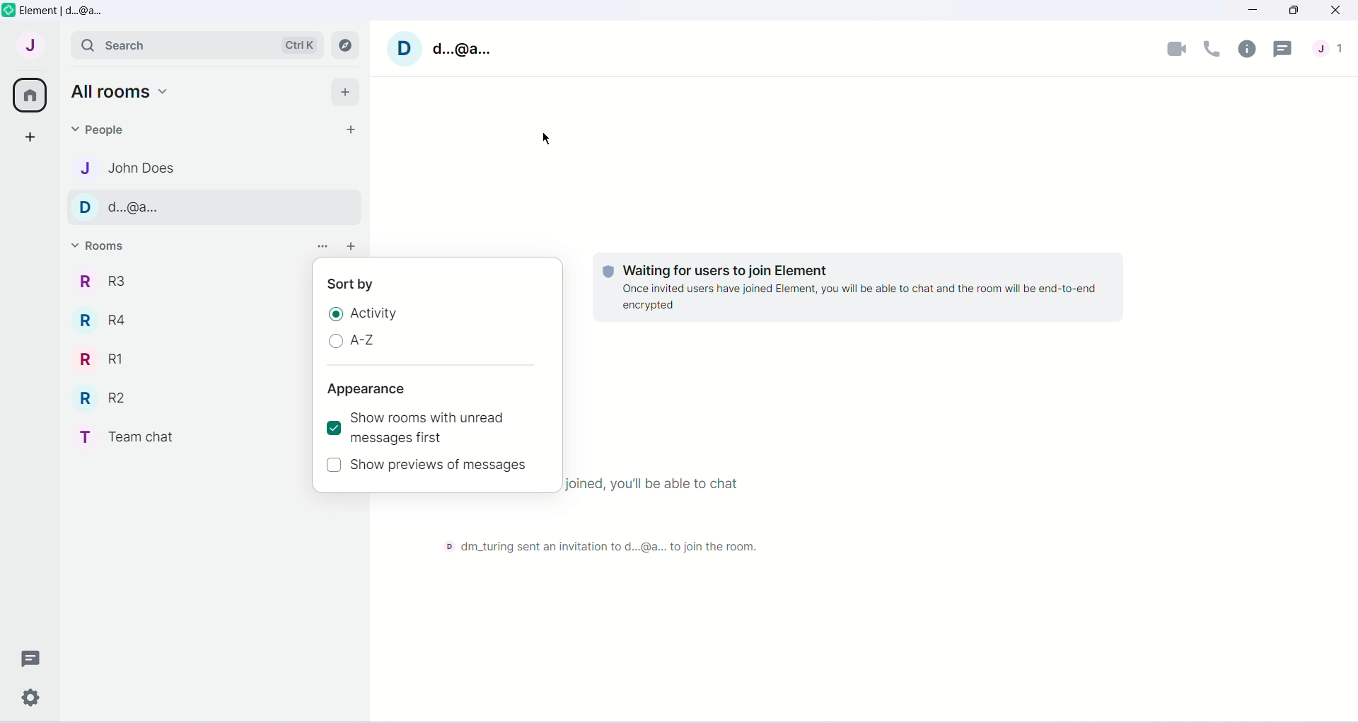 This screenshot has width=1358, height=723. Describe the element at coordinates (136, 208) in the screenshot. I see `d..@a` at that location.